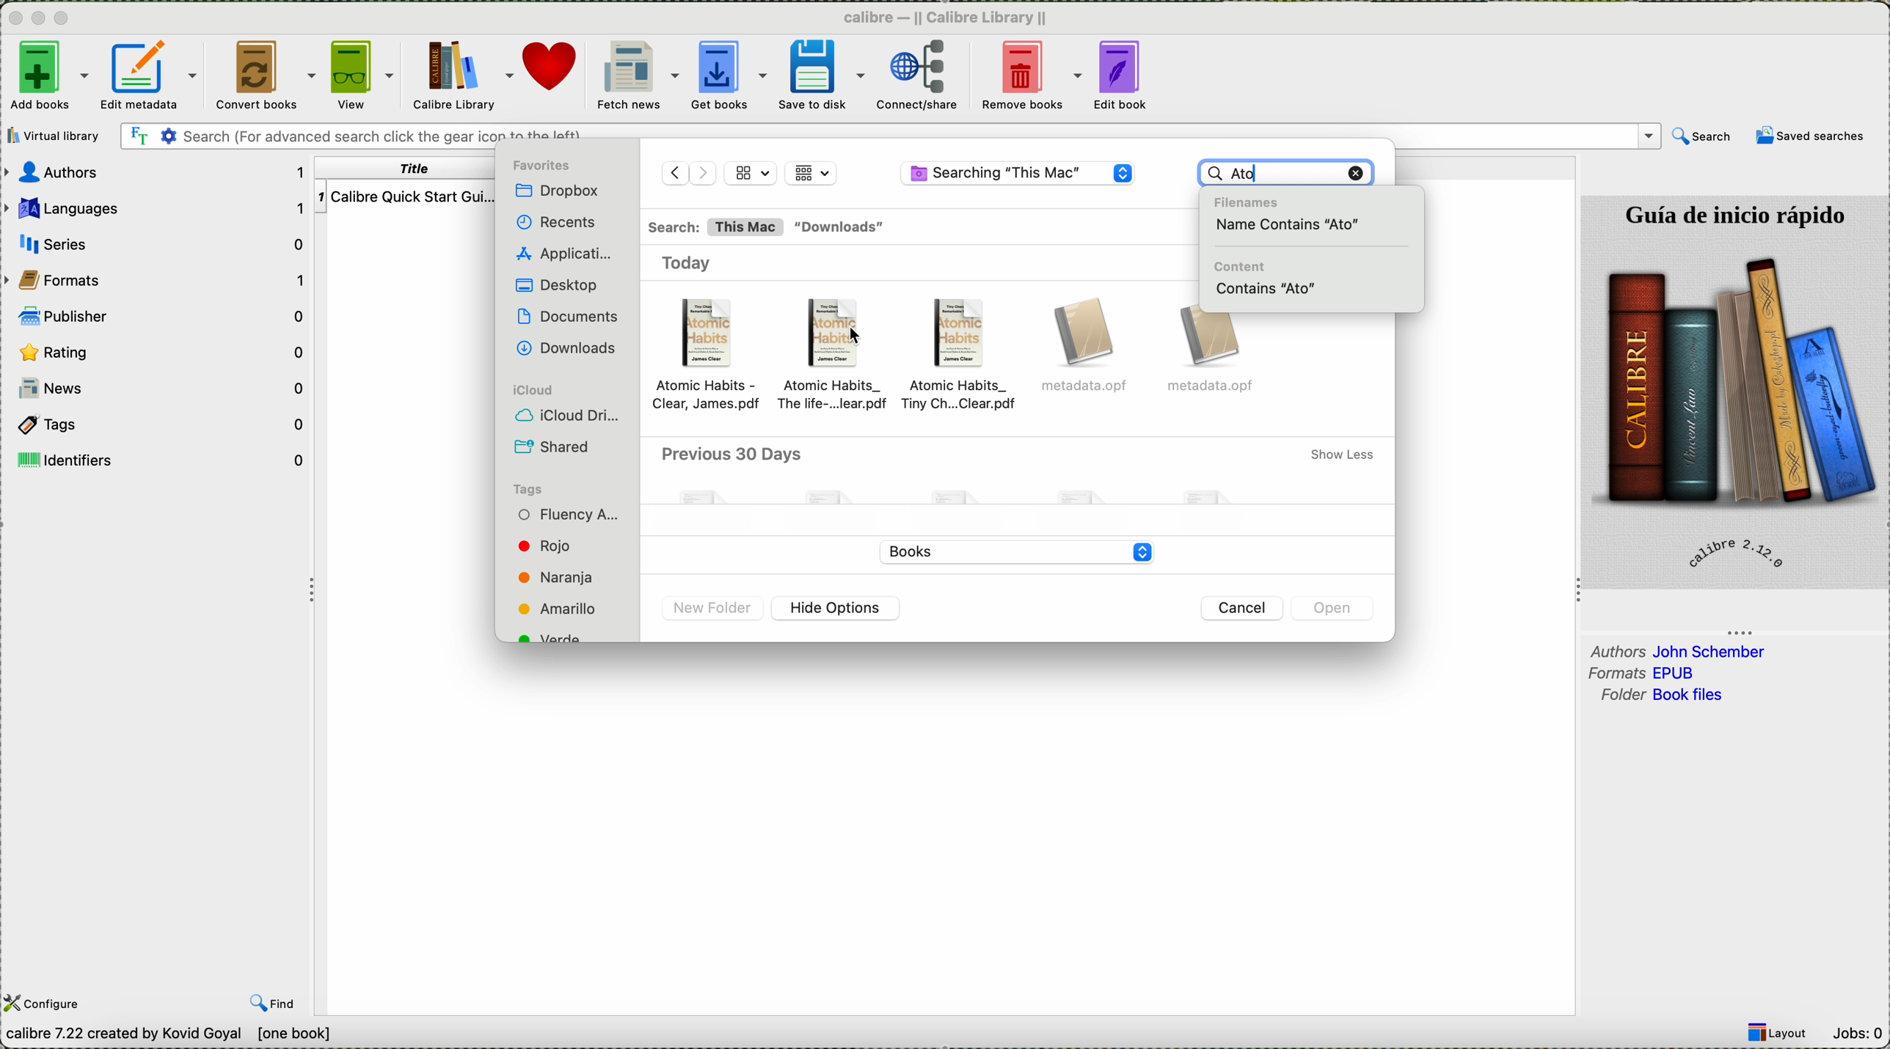  I want to click on edit metadata, so click(153, 73).